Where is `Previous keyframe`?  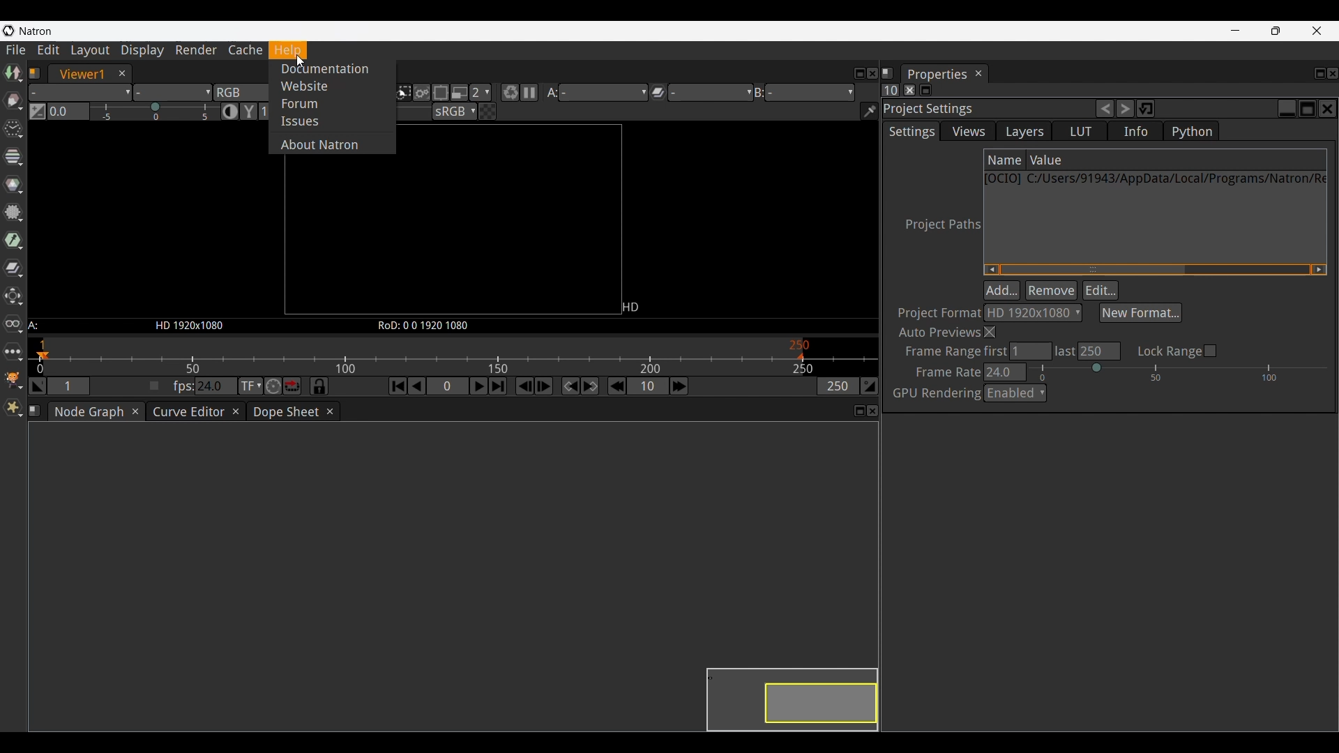
Previous keyframe is located at coordinates (571, 386).